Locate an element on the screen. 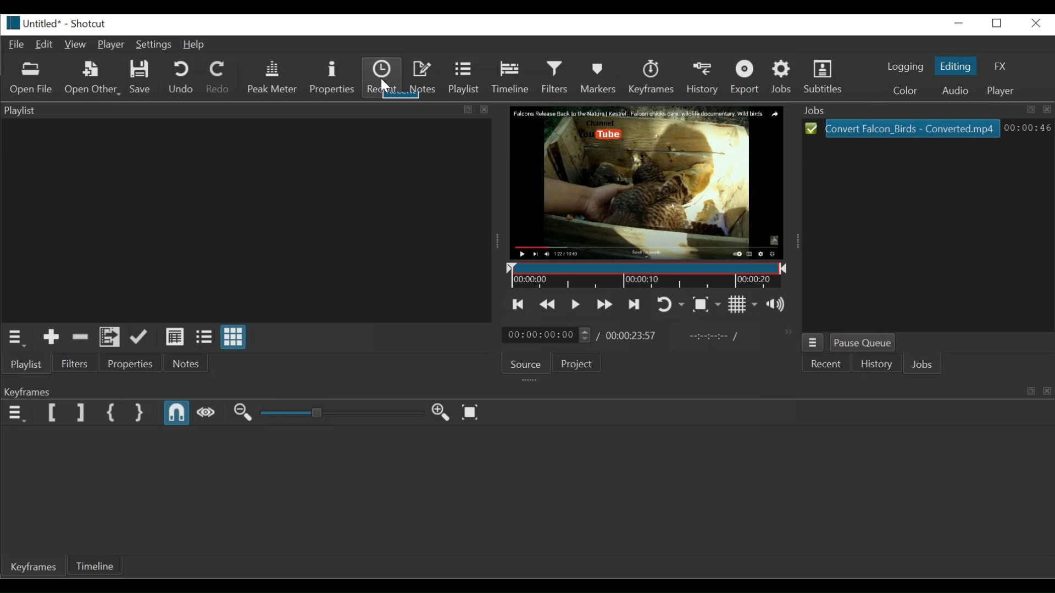  Set Filter Last is located at coordinates (81, 413).